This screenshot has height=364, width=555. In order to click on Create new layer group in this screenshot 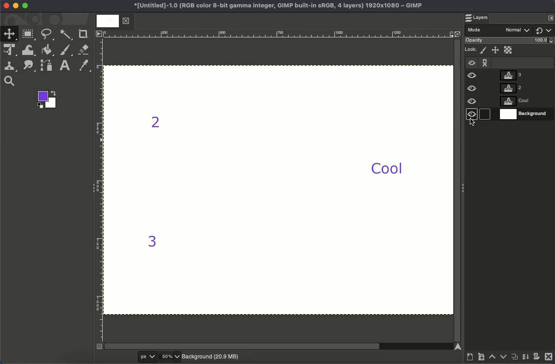, I will do `click(481, 358)`.